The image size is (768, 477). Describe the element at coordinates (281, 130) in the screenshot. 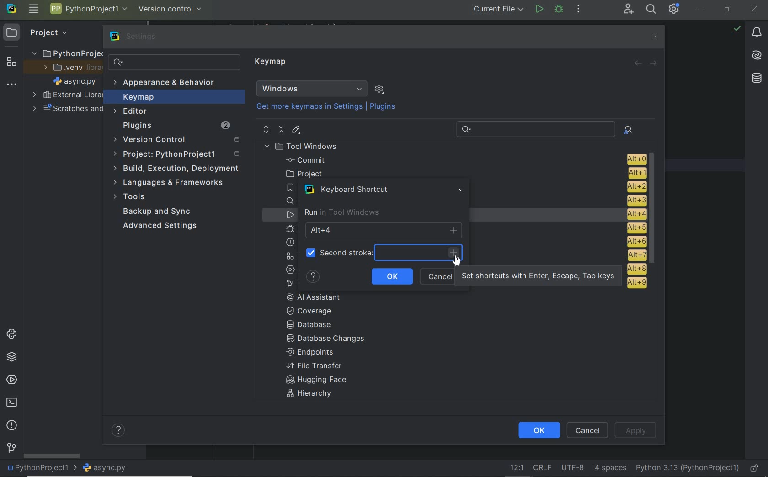

I see `collapse all` at that location.